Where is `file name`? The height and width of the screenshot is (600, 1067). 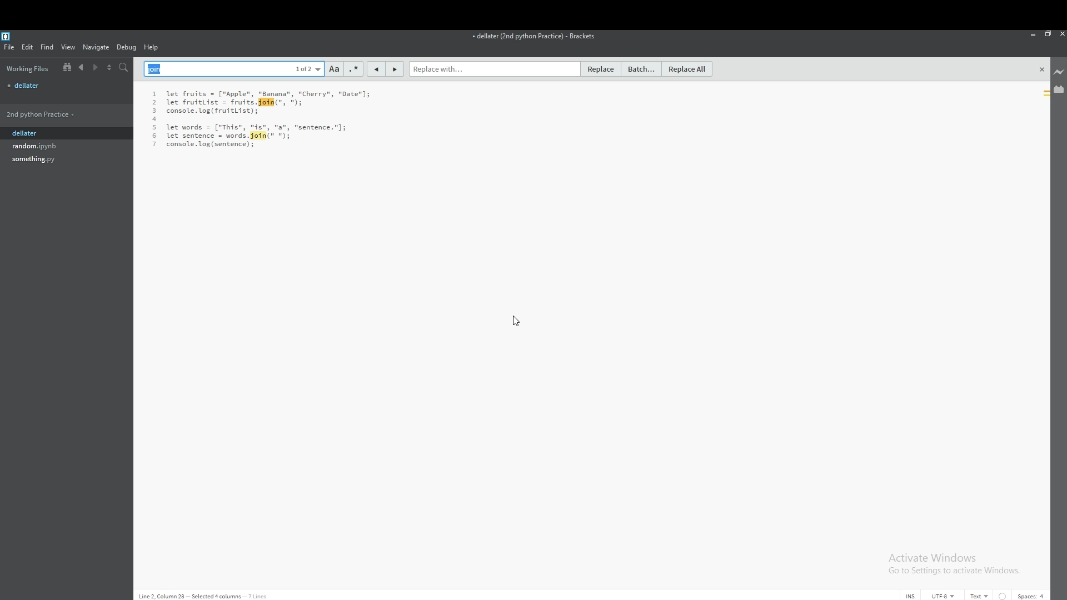 file name is located at coordinates (533, 37).